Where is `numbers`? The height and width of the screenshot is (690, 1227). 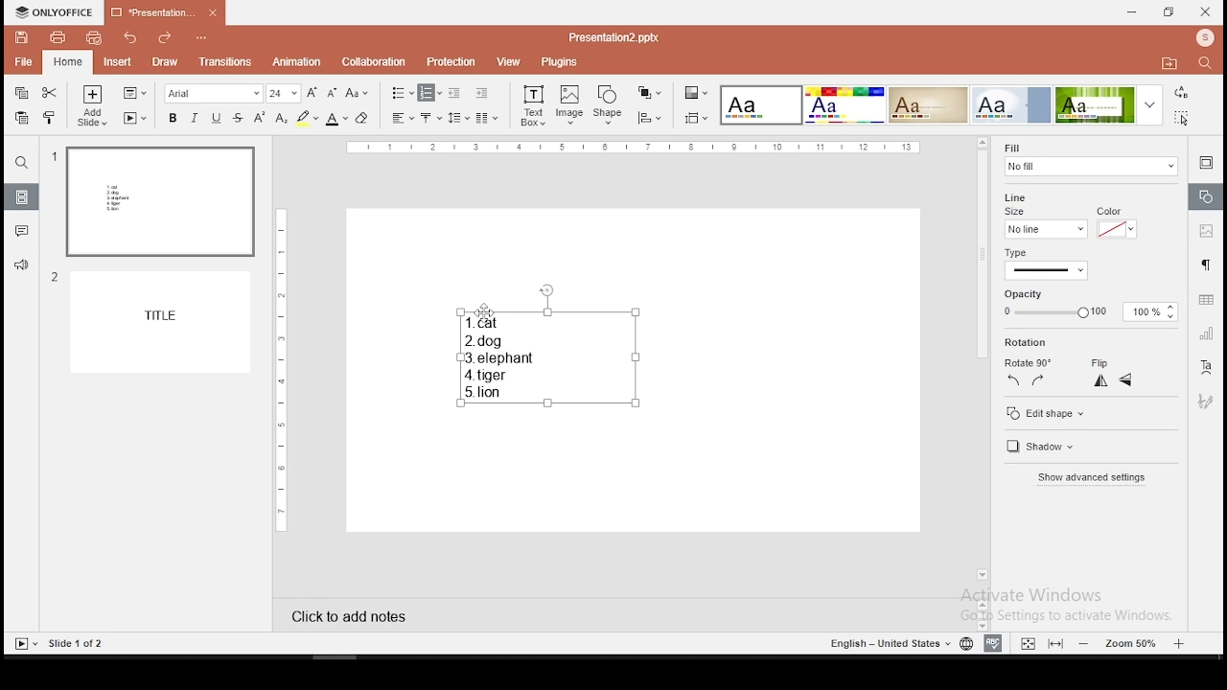 numbers is located at coordinates (53, 223).